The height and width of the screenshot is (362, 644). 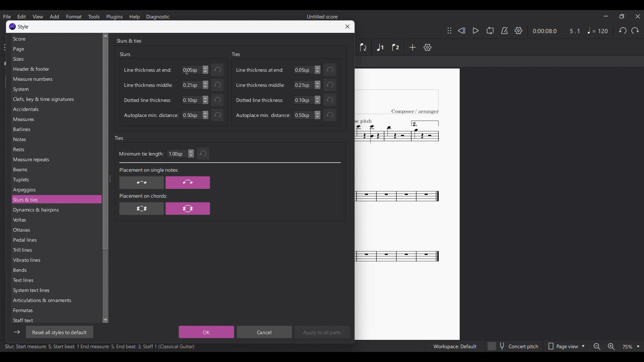 I want to click on System text lines, so click(x=55, y=291).